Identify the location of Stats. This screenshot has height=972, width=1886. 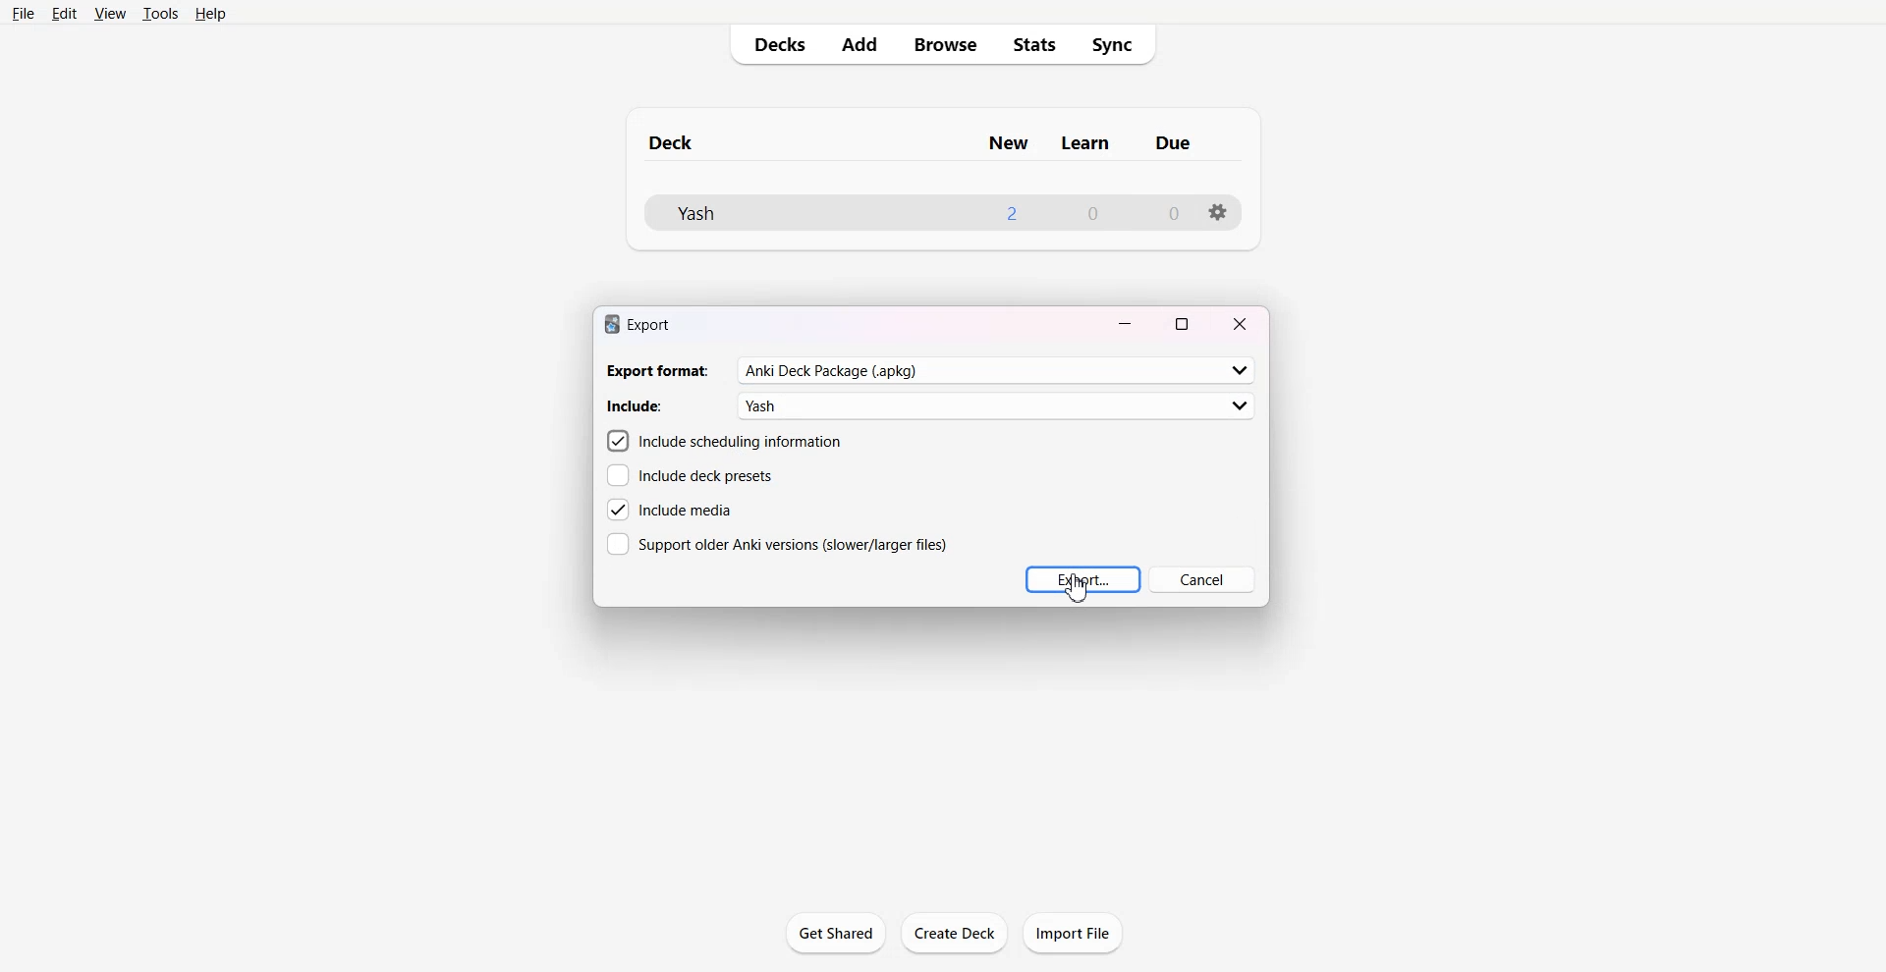
(1035, 44).